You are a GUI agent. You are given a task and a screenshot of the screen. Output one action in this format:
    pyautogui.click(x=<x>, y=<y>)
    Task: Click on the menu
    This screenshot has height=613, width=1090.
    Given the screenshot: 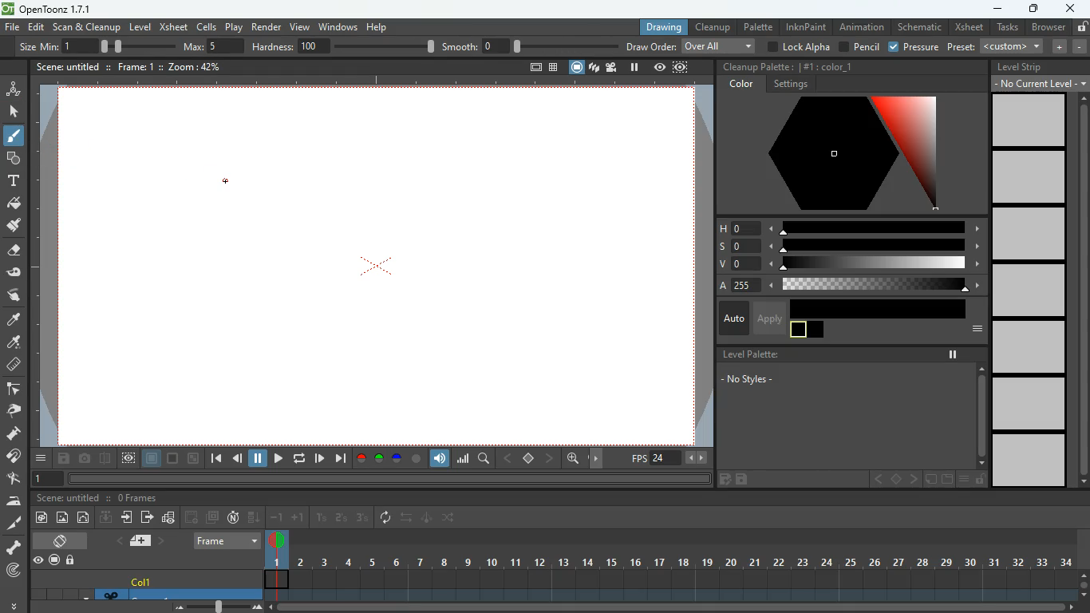 What is the action you would take?
    pyautogui.click(x=42, y=458)
    